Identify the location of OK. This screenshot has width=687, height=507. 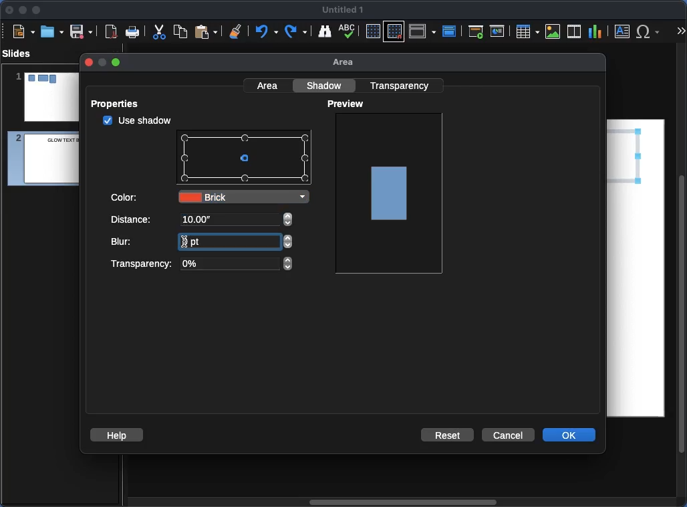
(570, 434).